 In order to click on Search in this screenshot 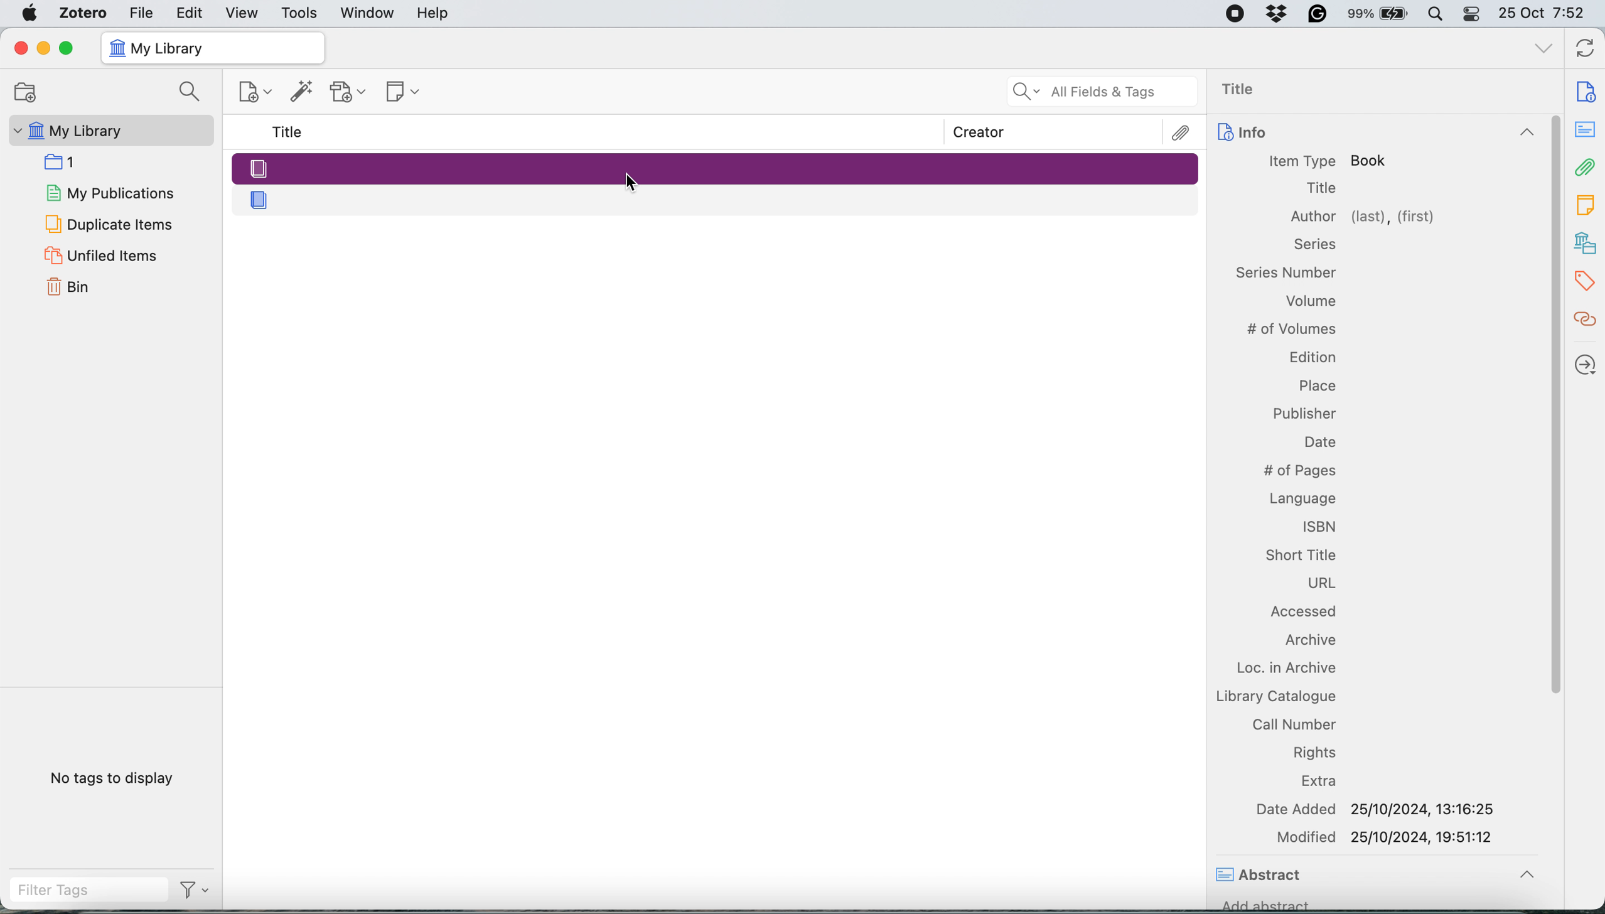, I will do `click(193, 93)`.